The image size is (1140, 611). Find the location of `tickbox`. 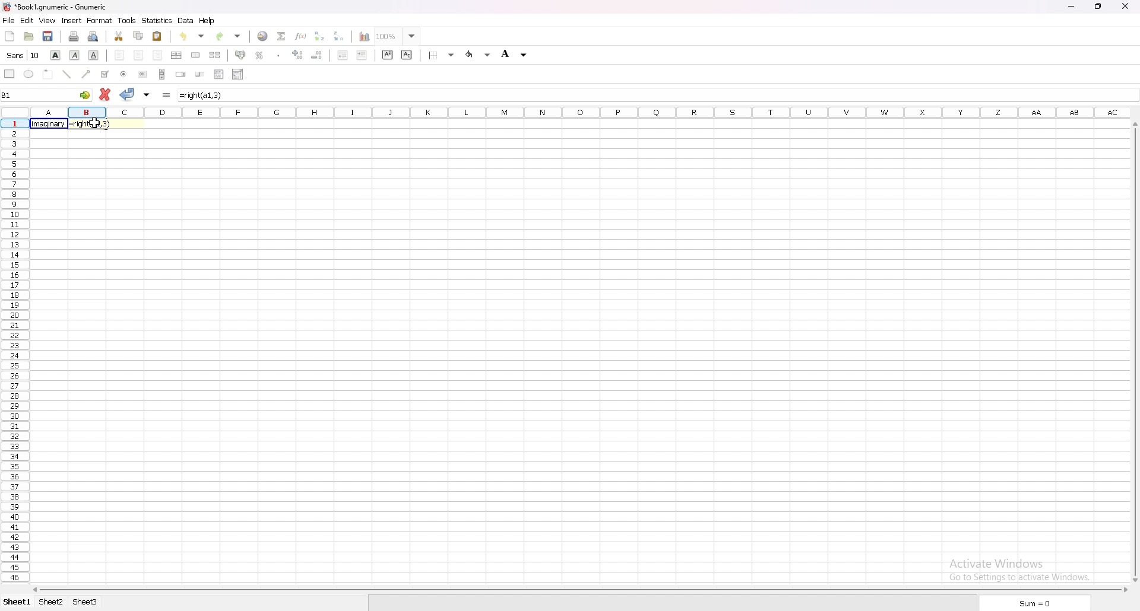

tickbox is located at coordinates (106, 74).